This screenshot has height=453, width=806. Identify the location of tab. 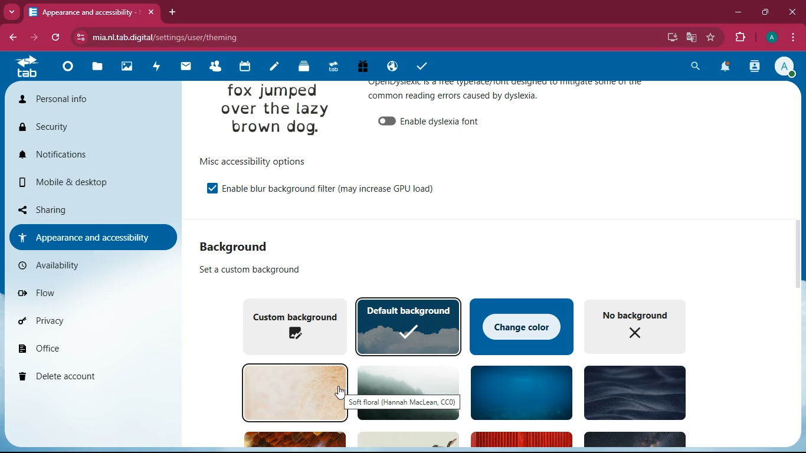
(331, 68).